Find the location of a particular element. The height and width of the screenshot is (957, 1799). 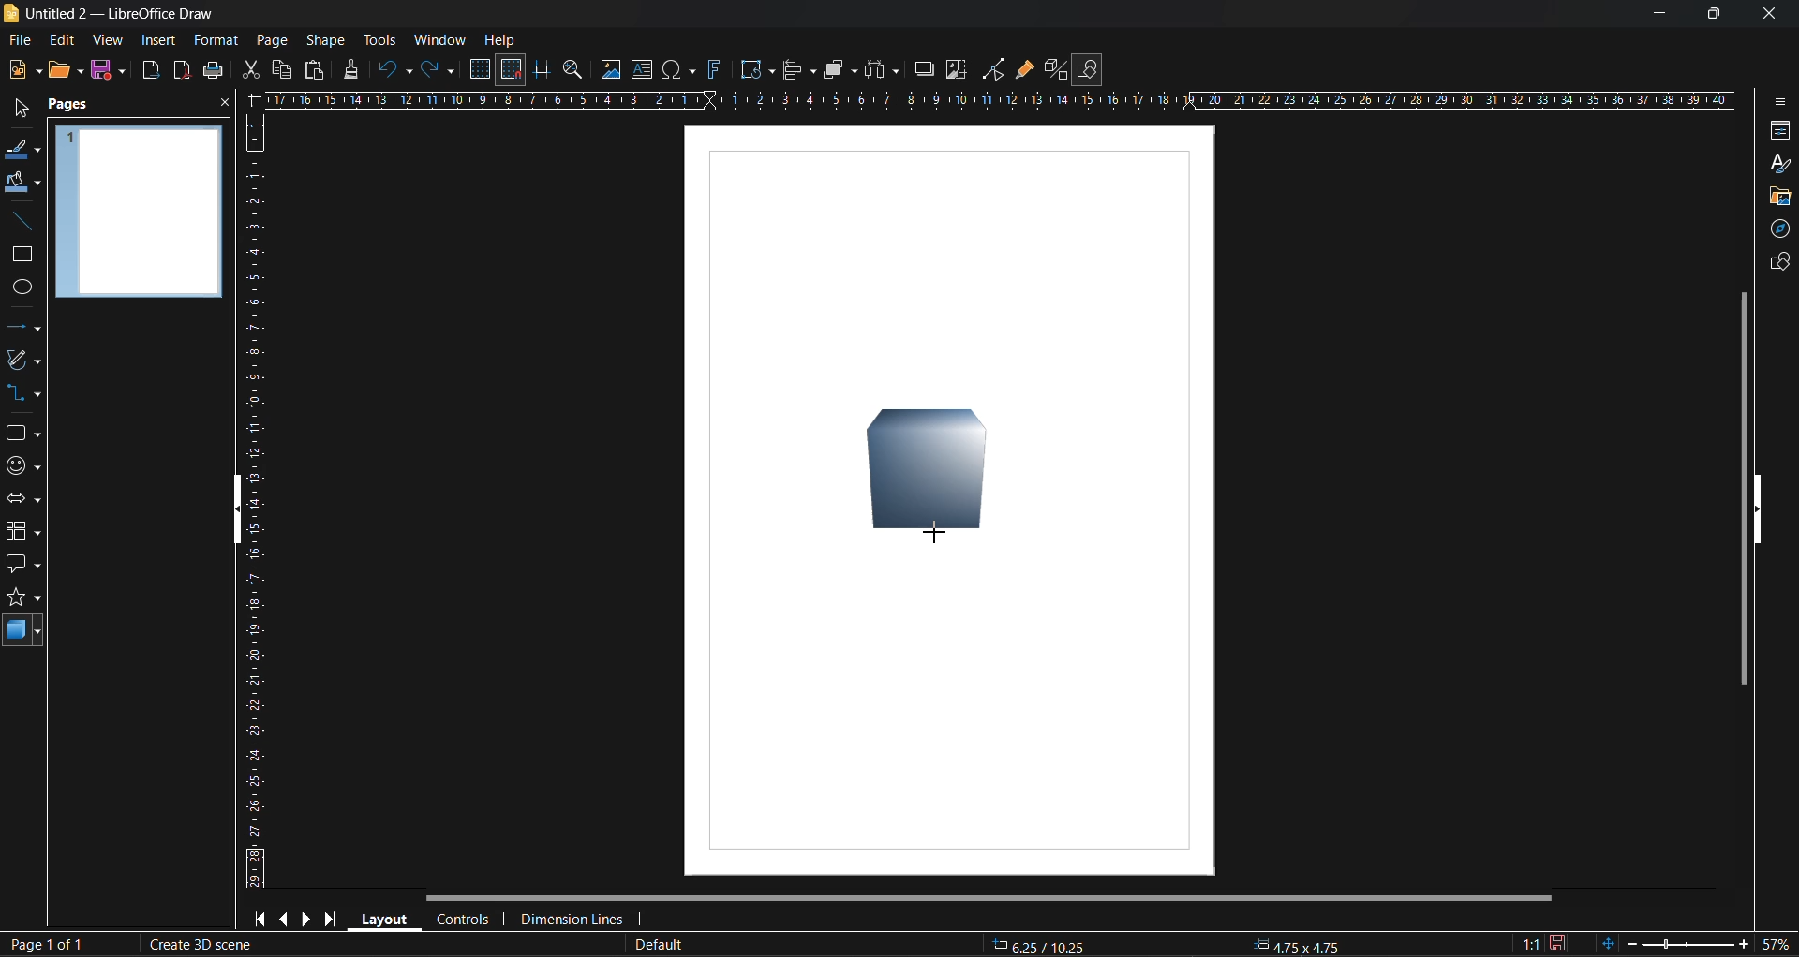

stars and banners is located at coordinates (22, 601).